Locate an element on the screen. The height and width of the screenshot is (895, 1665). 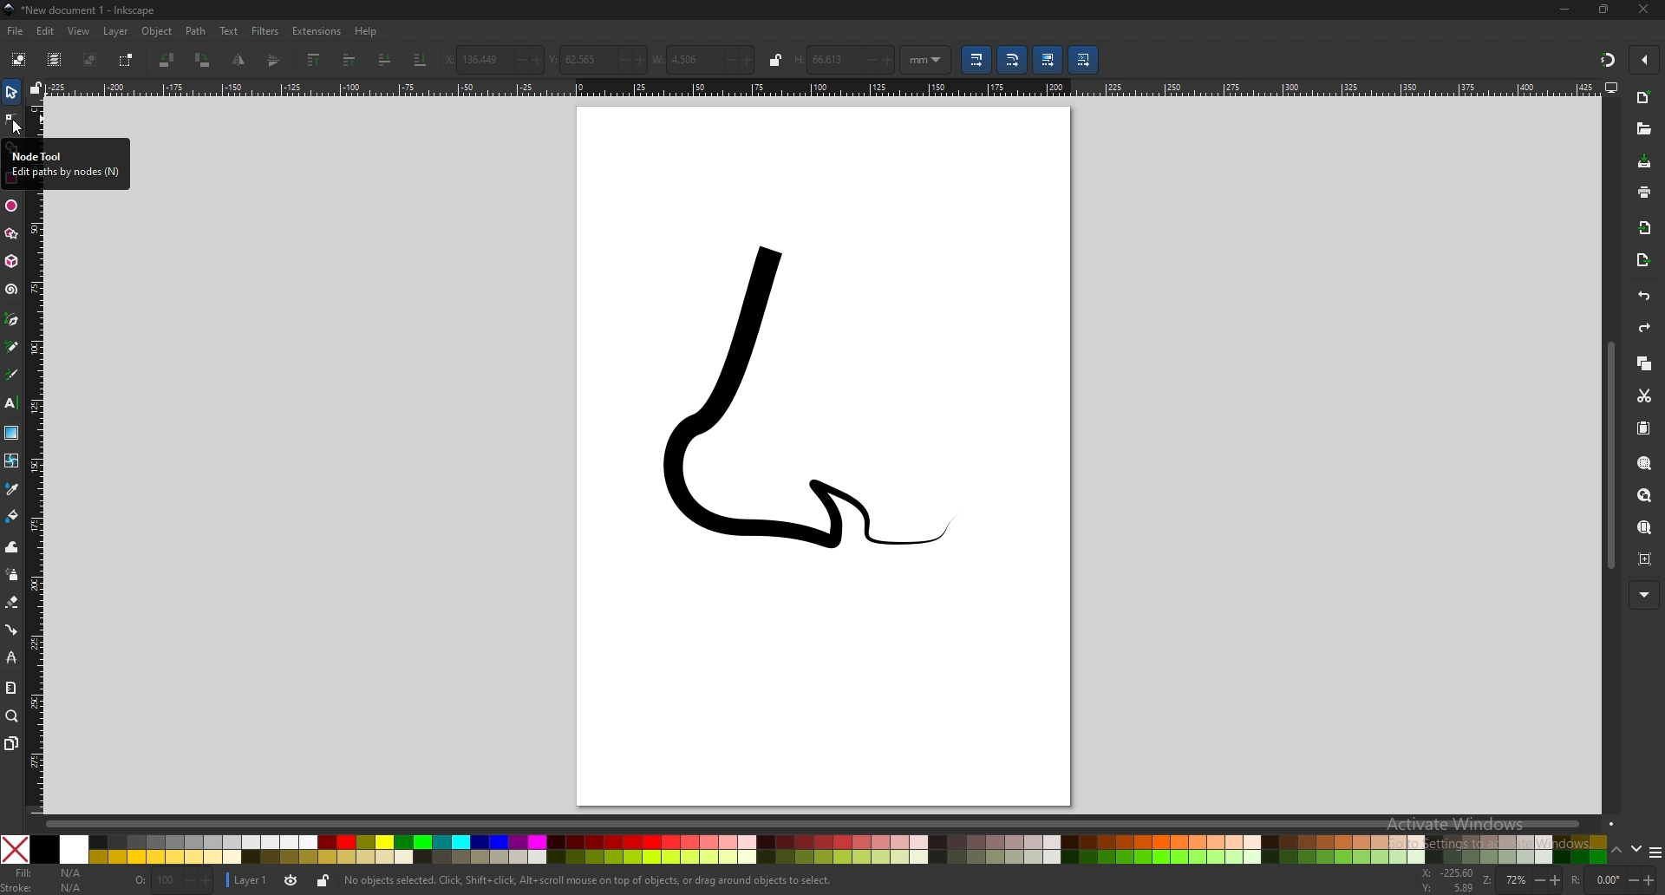
extensions is located at coordinates (317, 29).